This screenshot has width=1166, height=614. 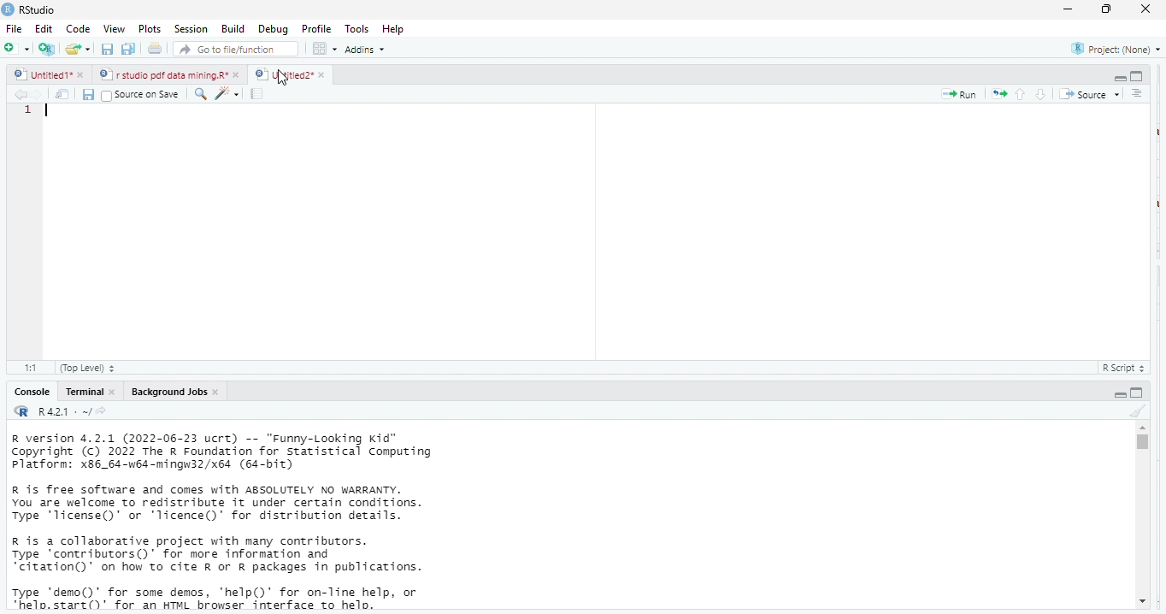 I want to click on go to previous section/chunk, so click(x=1019, y=94).